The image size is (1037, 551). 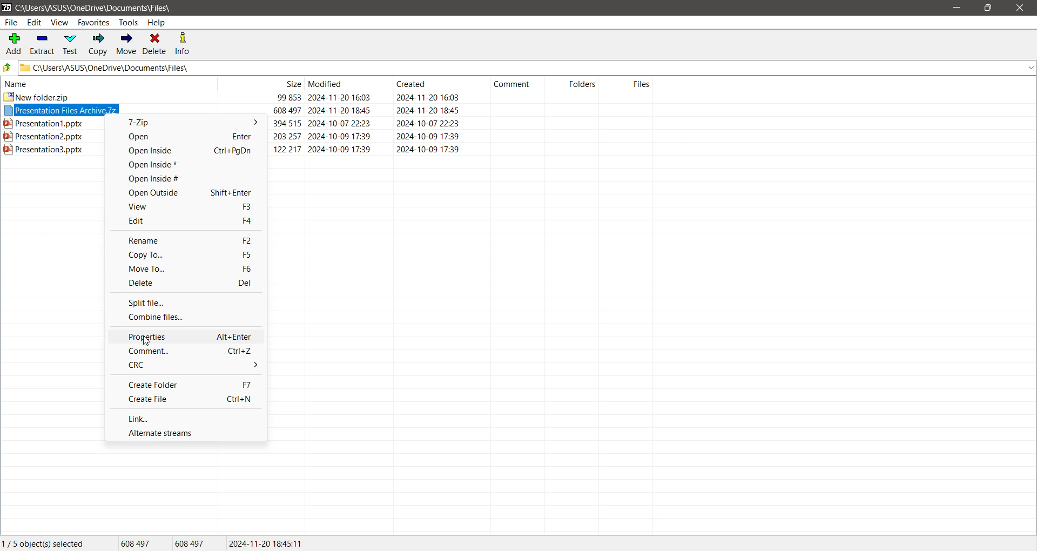 I want to click on Create File, so click(x=155, y=400).